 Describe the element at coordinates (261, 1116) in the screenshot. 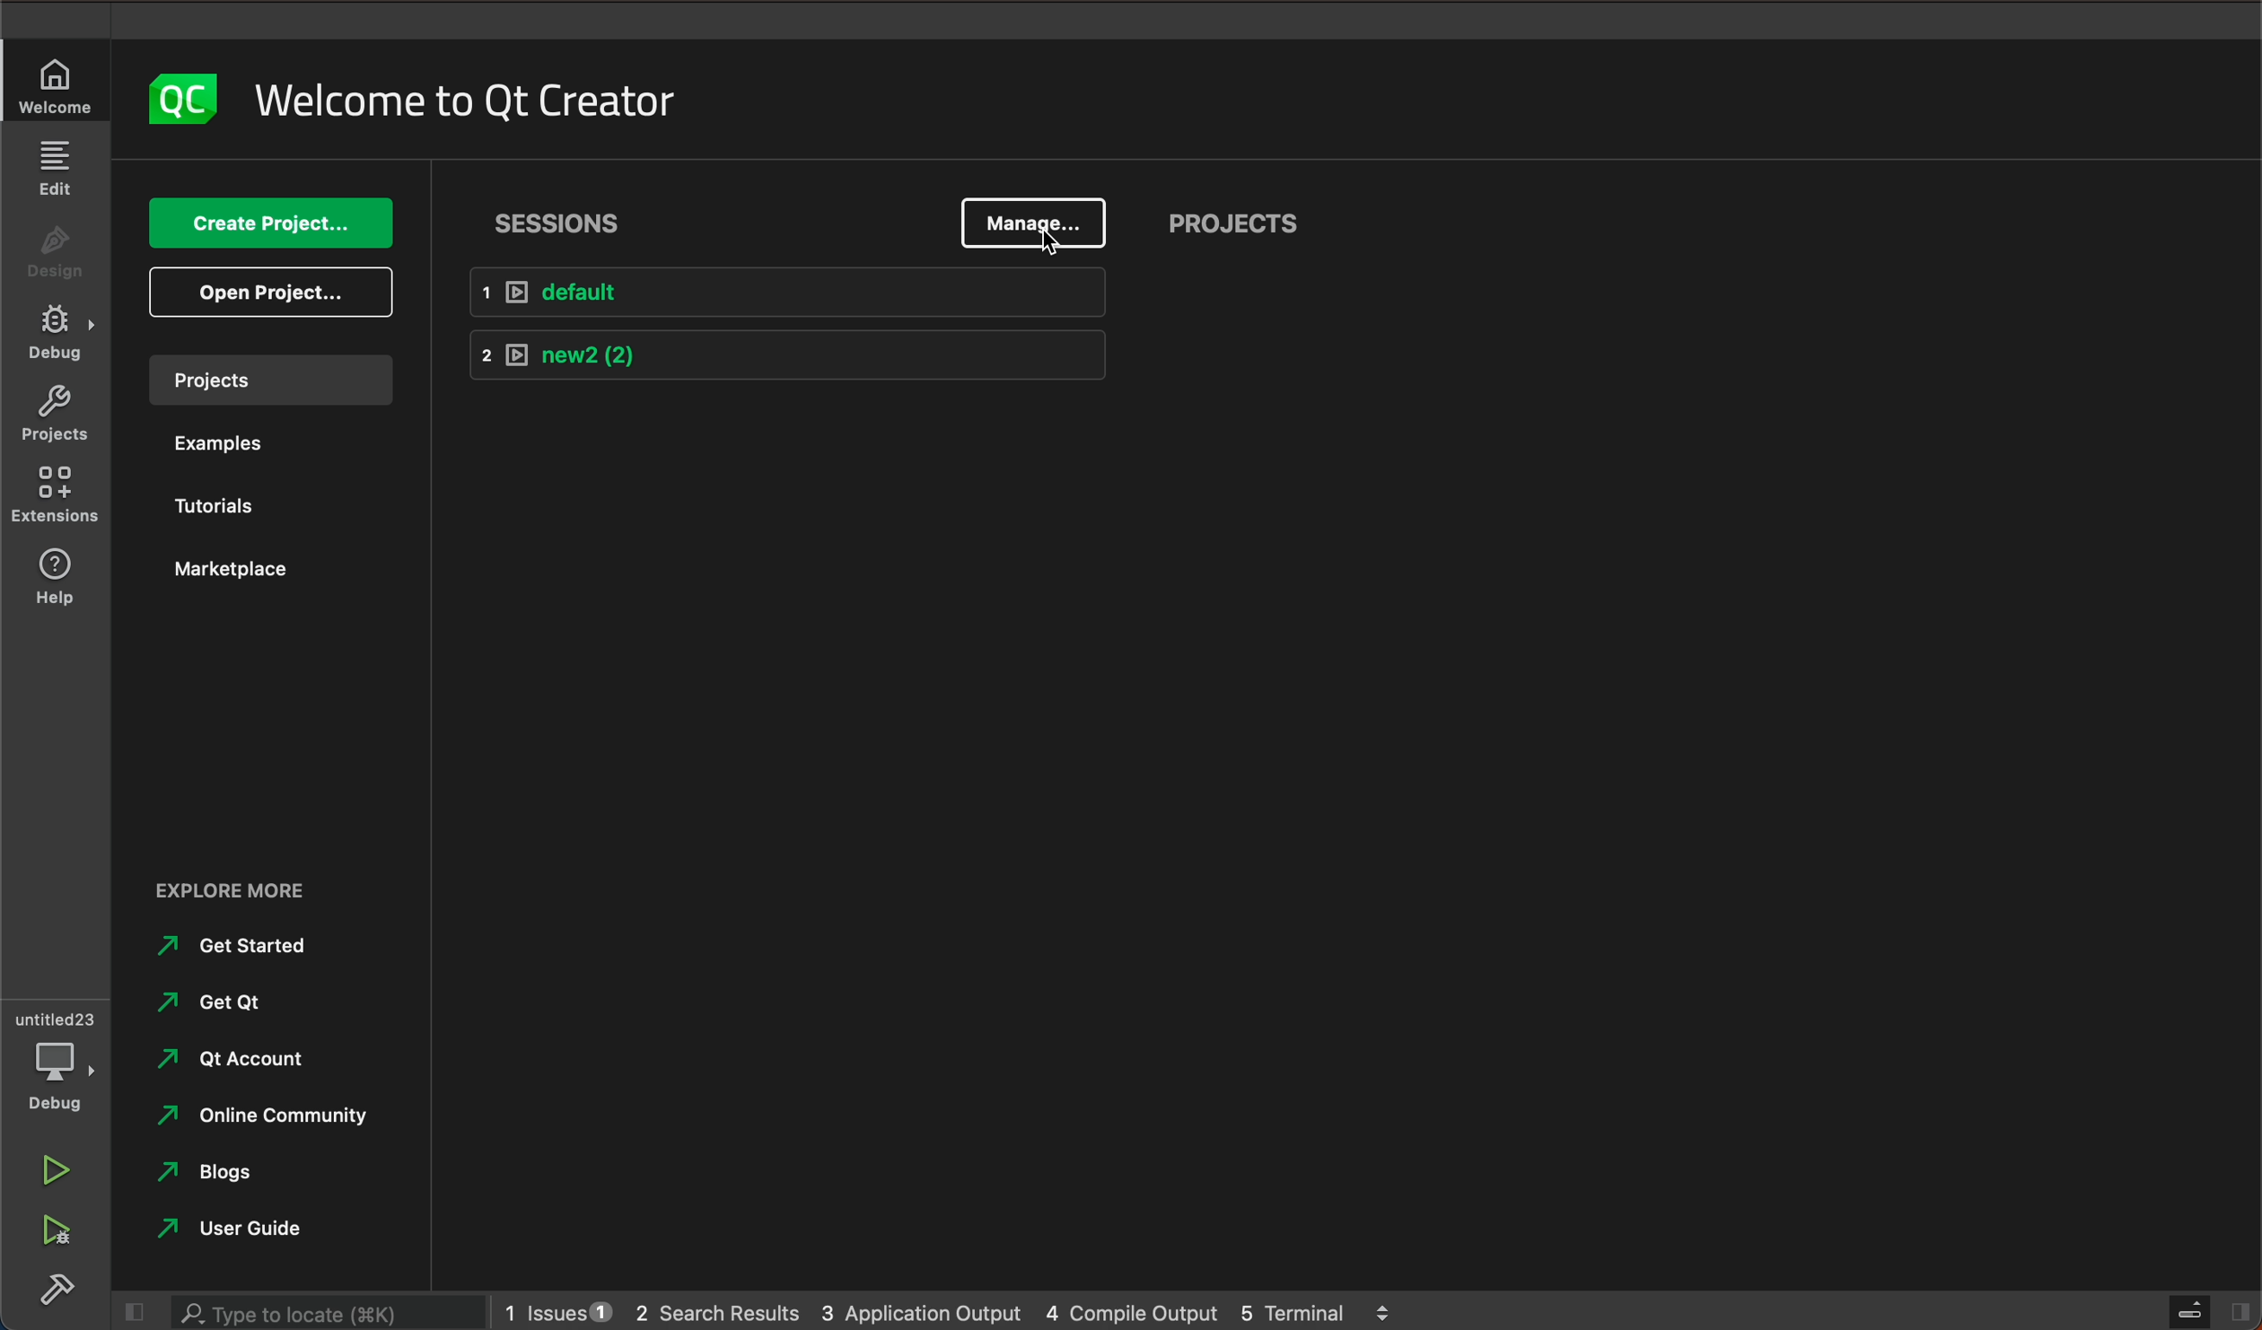

I see `online community` at that location.